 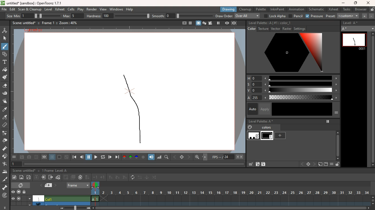 What do you see at coordinates (5, 38) in the screenshot?
I see `select` at bounding box center [5, 38].